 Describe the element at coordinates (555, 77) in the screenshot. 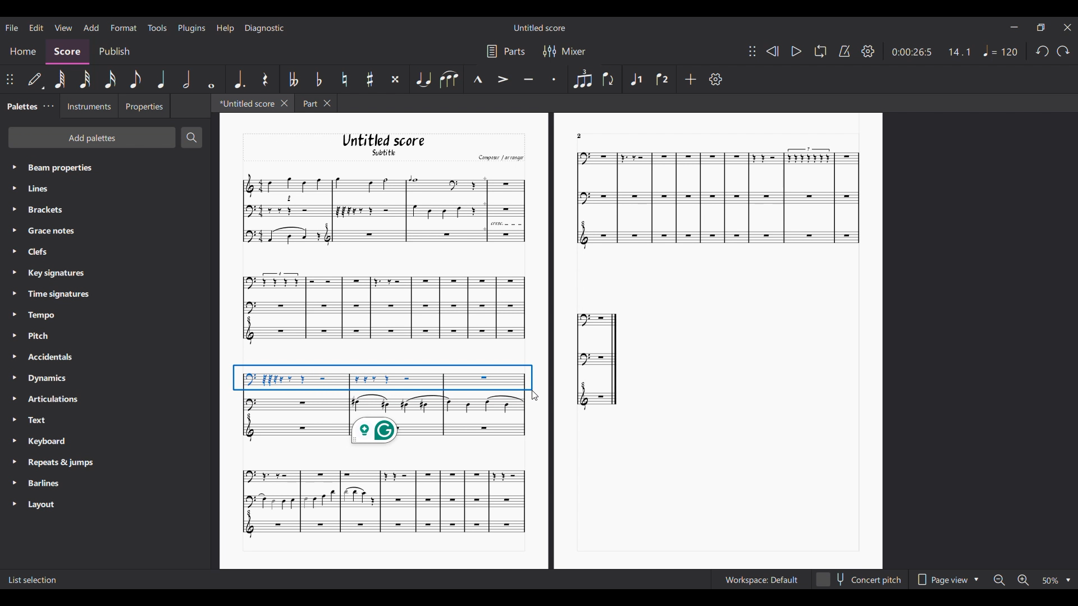

I see `Staccato ` at that location.